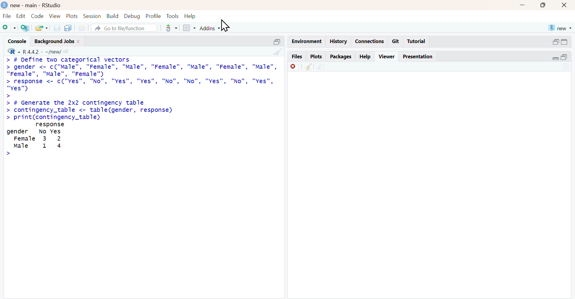 This screenshot has width=575, height=299. What do you see at coordinates (309, 67) in the screenshot?
I see `clean` at bounding box center [309, 67].